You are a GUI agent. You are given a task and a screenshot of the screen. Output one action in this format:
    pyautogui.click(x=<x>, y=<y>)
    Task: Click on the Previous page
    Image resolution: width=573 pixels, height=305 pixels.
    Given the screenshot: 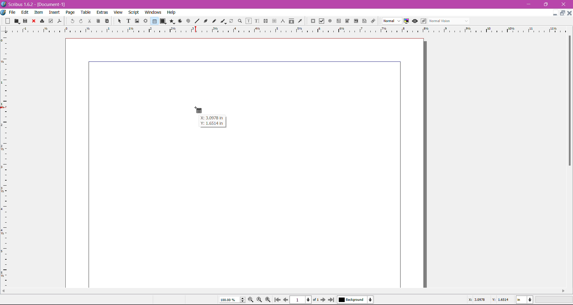 What is the action you would take?
    pyautogui.click(x=285, y=299)
    